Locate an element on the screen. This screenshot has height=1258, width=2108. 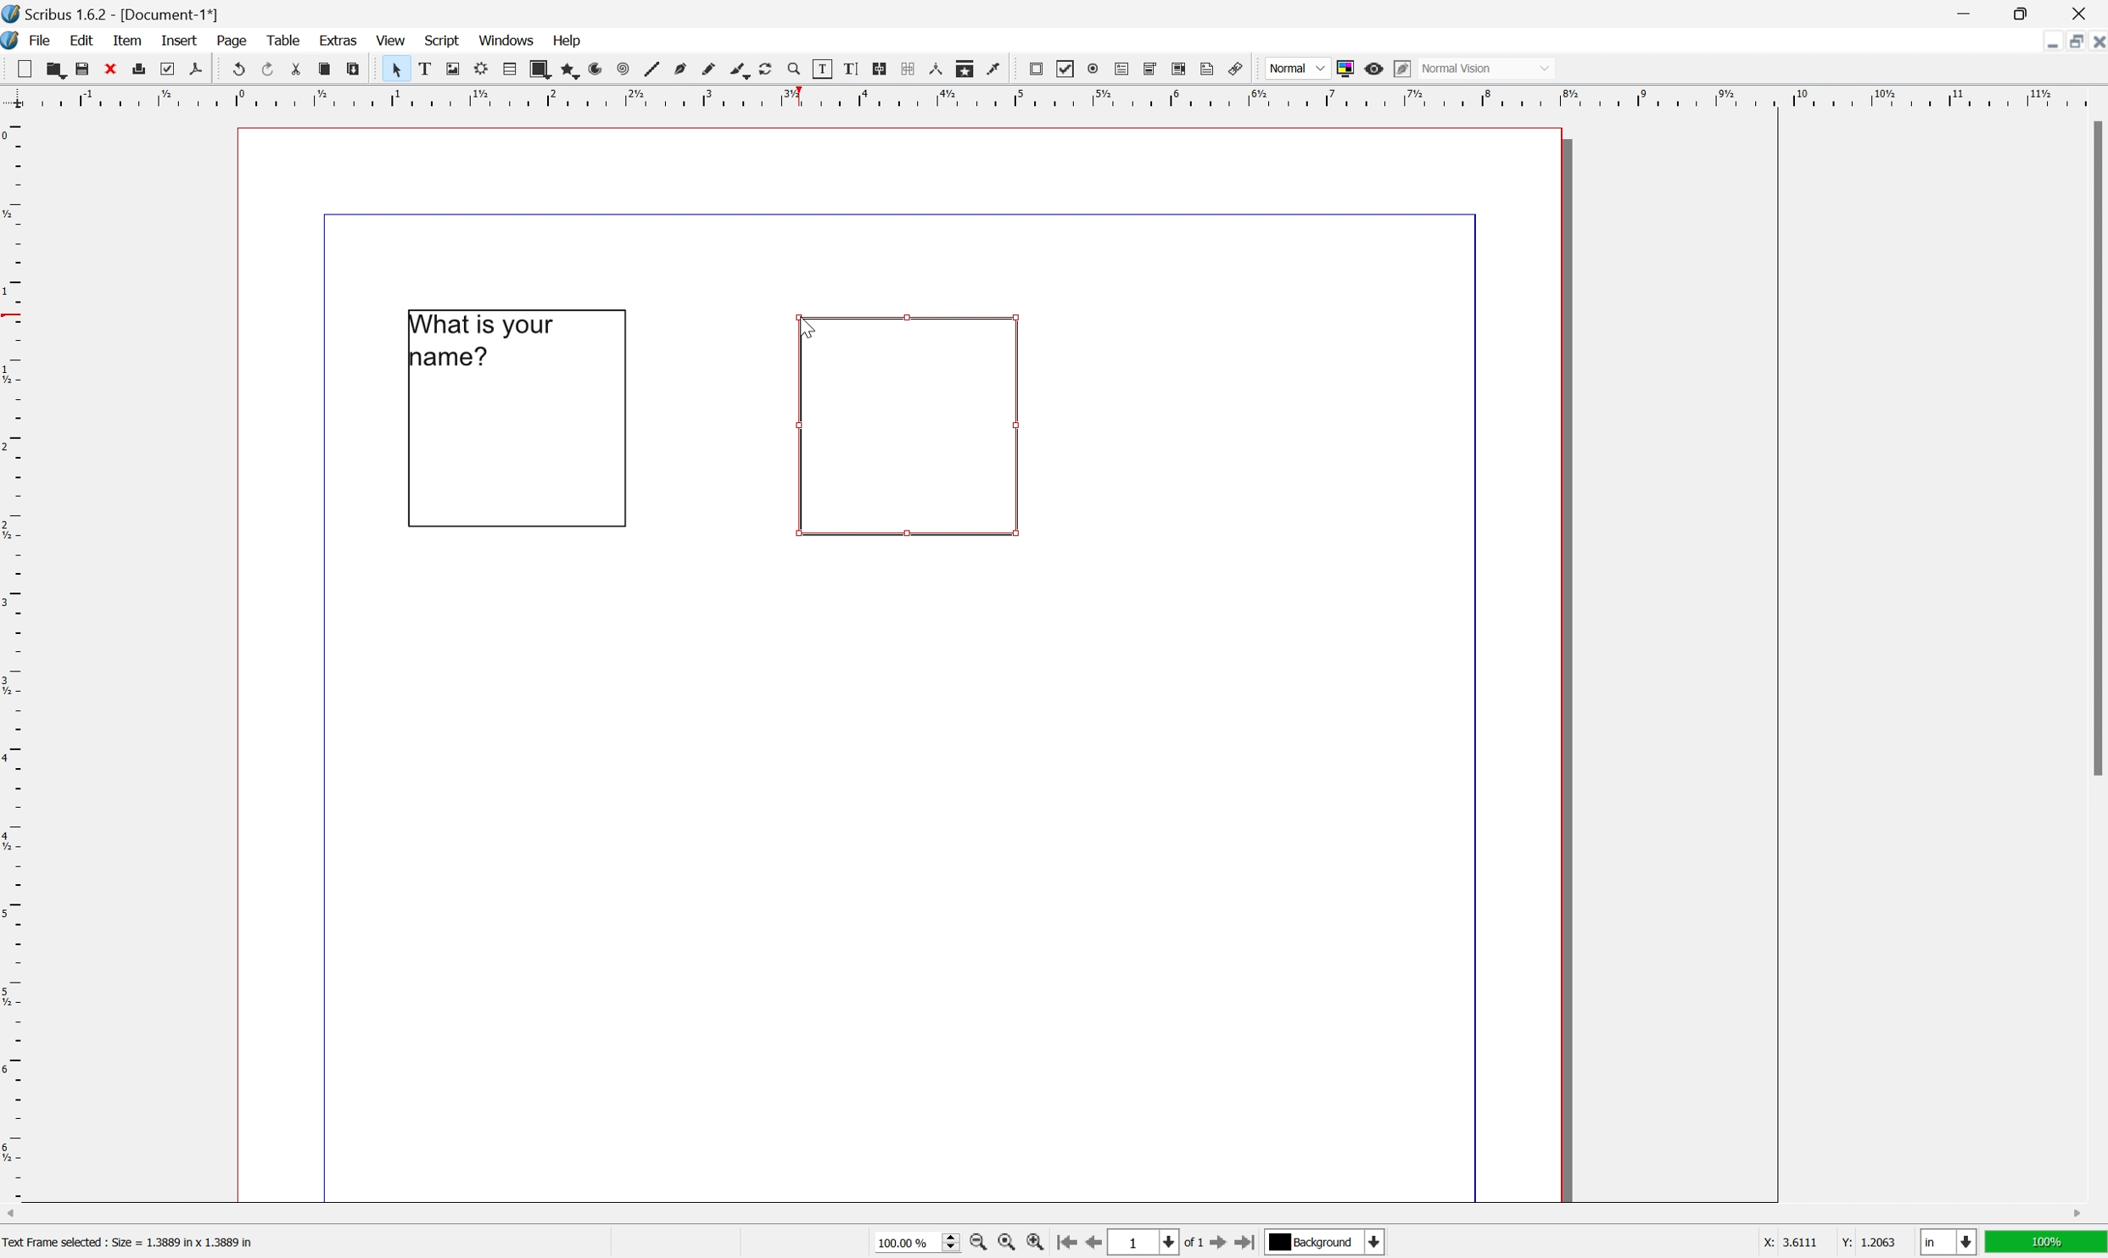
script is located at coordinates (443, 39).